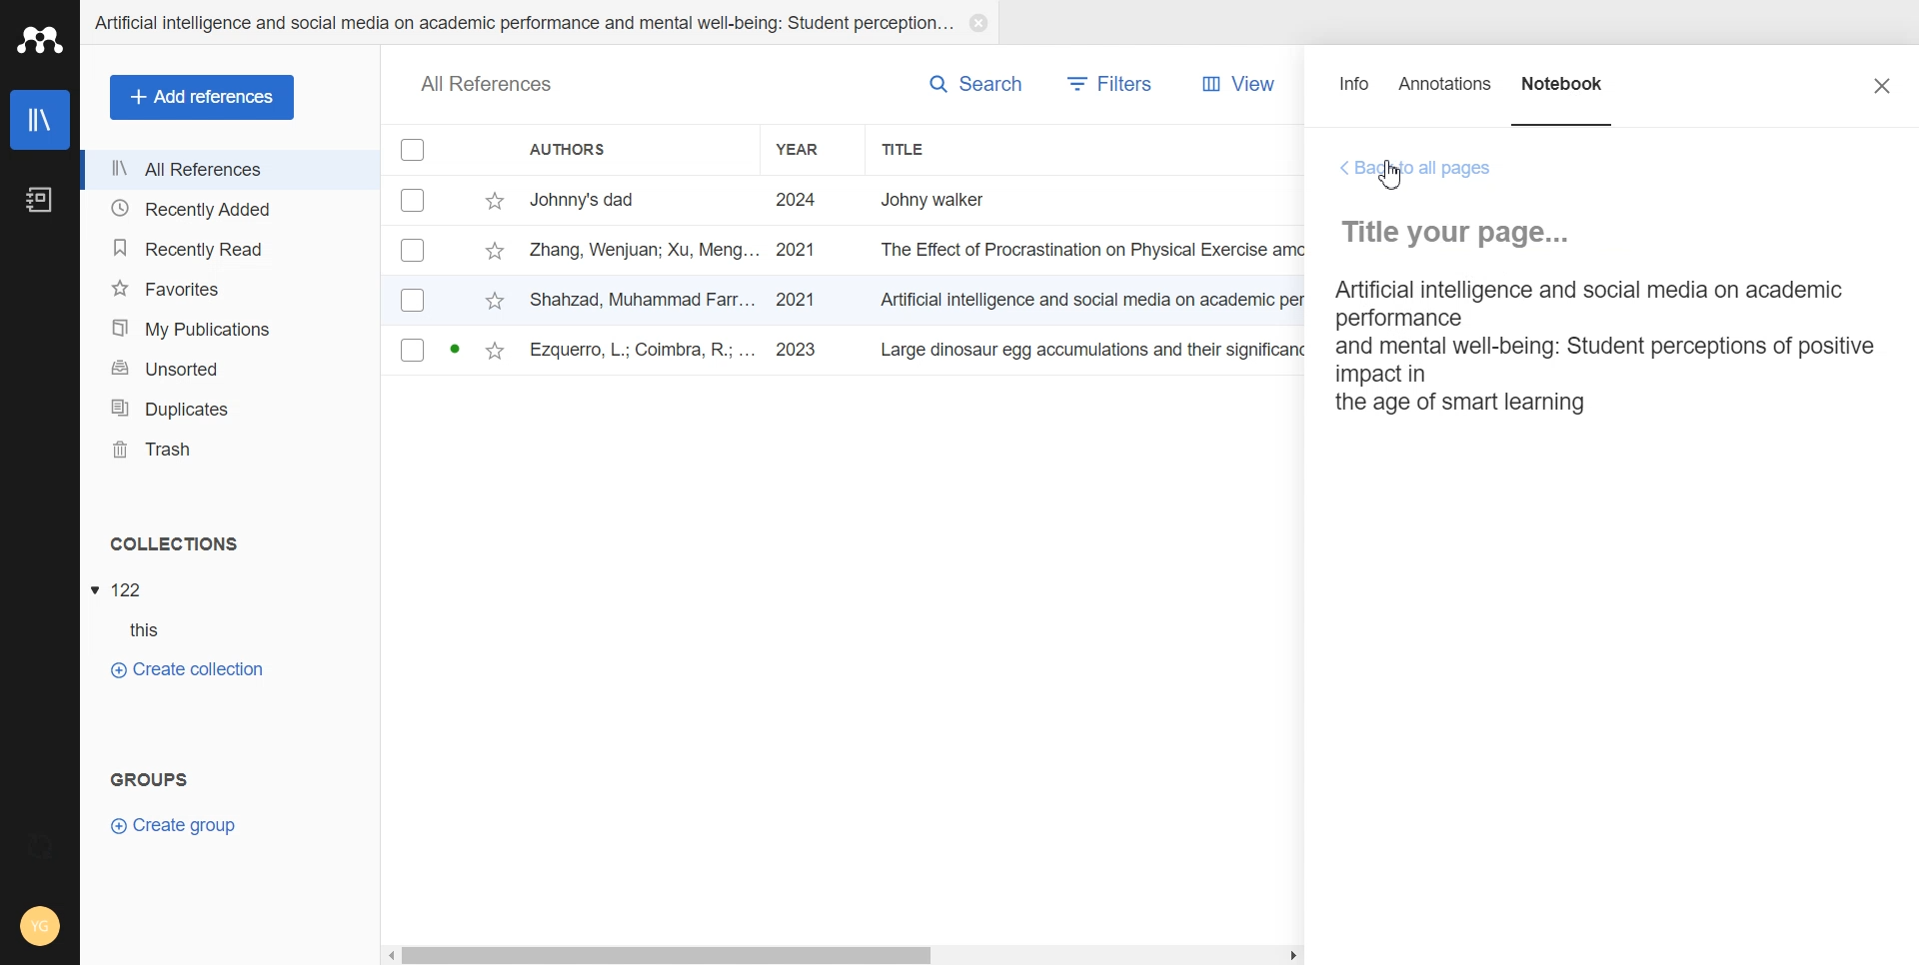 The width and height of the screenshot is (1919, 965). Describe the element at coordinates (522, 23) in the screenshot. I see `Artificial intelligence and social media on academic performance and mental well-being: student perception...` at that location.